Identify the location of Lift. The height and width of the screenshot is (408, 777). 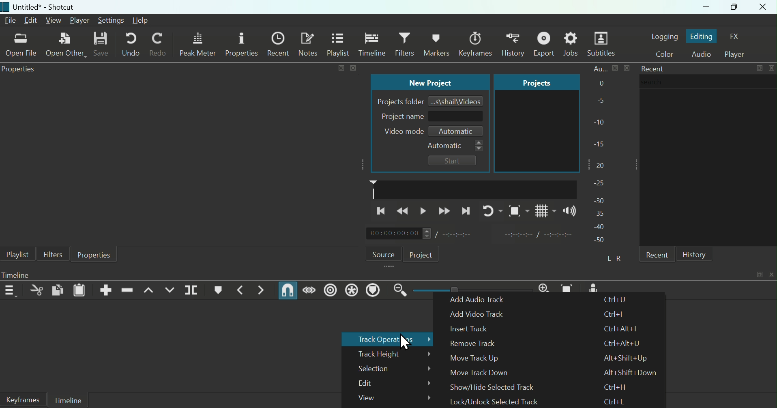
(148, 290).